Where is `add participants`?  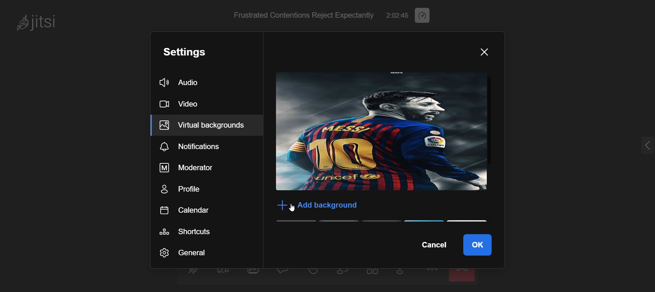 add participants is located at coordinates (402, 273).